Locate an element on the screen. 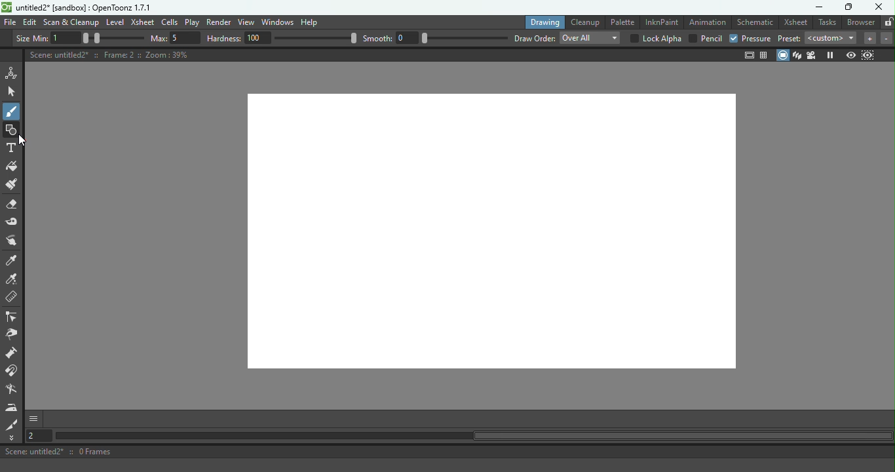 The image size is (895, 472). Minimize is located at coordinates (820, 7).